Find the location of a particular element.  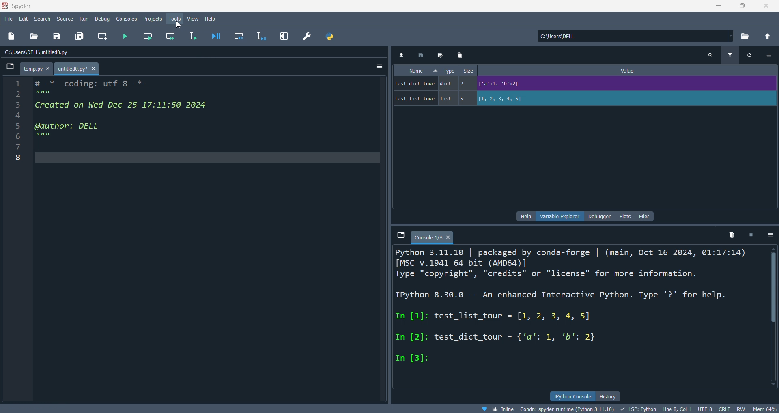

close is located at coordinates (767, 7).